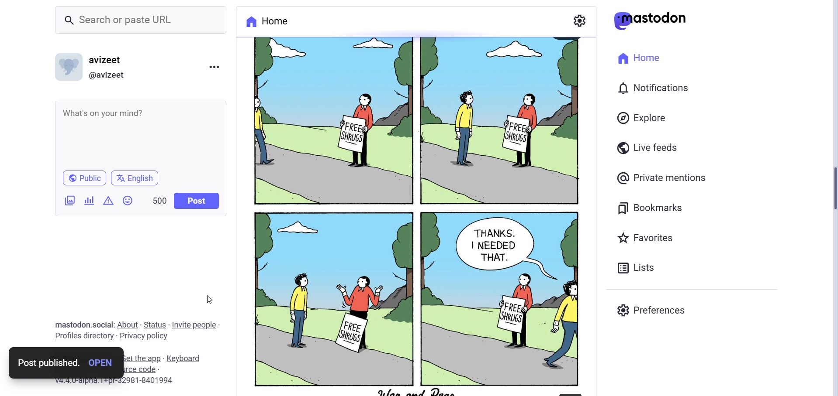 Image resolution: width=838 pixels, height=396 pixels. What do you see at coordinates (105, 363) in the screenshot?
I see `Open Posted Photo` at bounding box center [105, 363].